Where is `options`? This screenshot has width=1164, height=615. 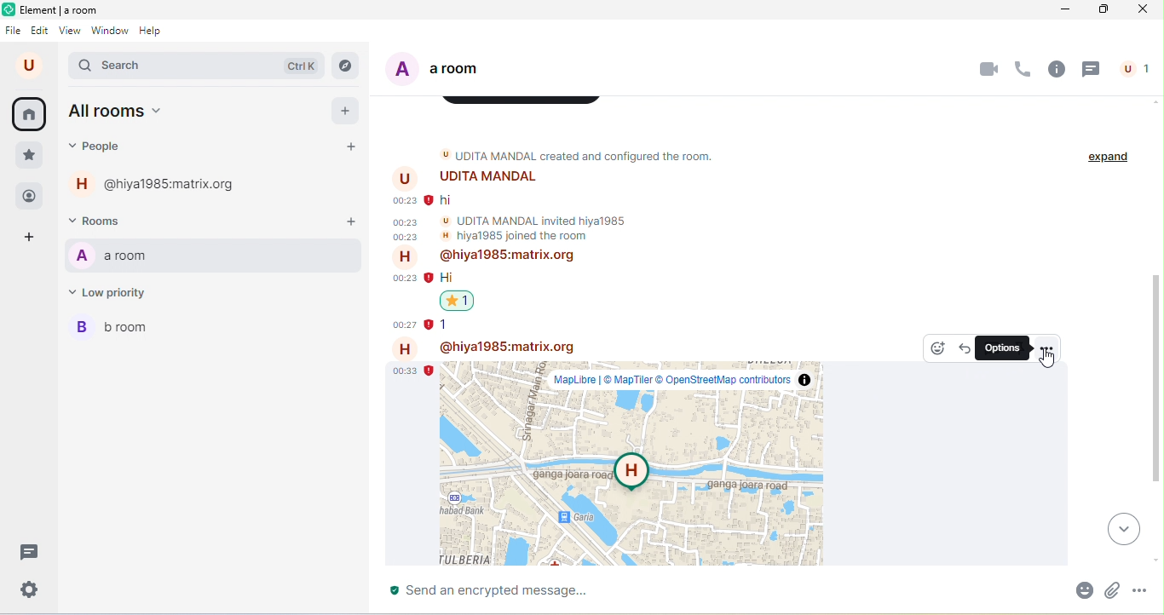 options is located at coordinates (1046, 347).